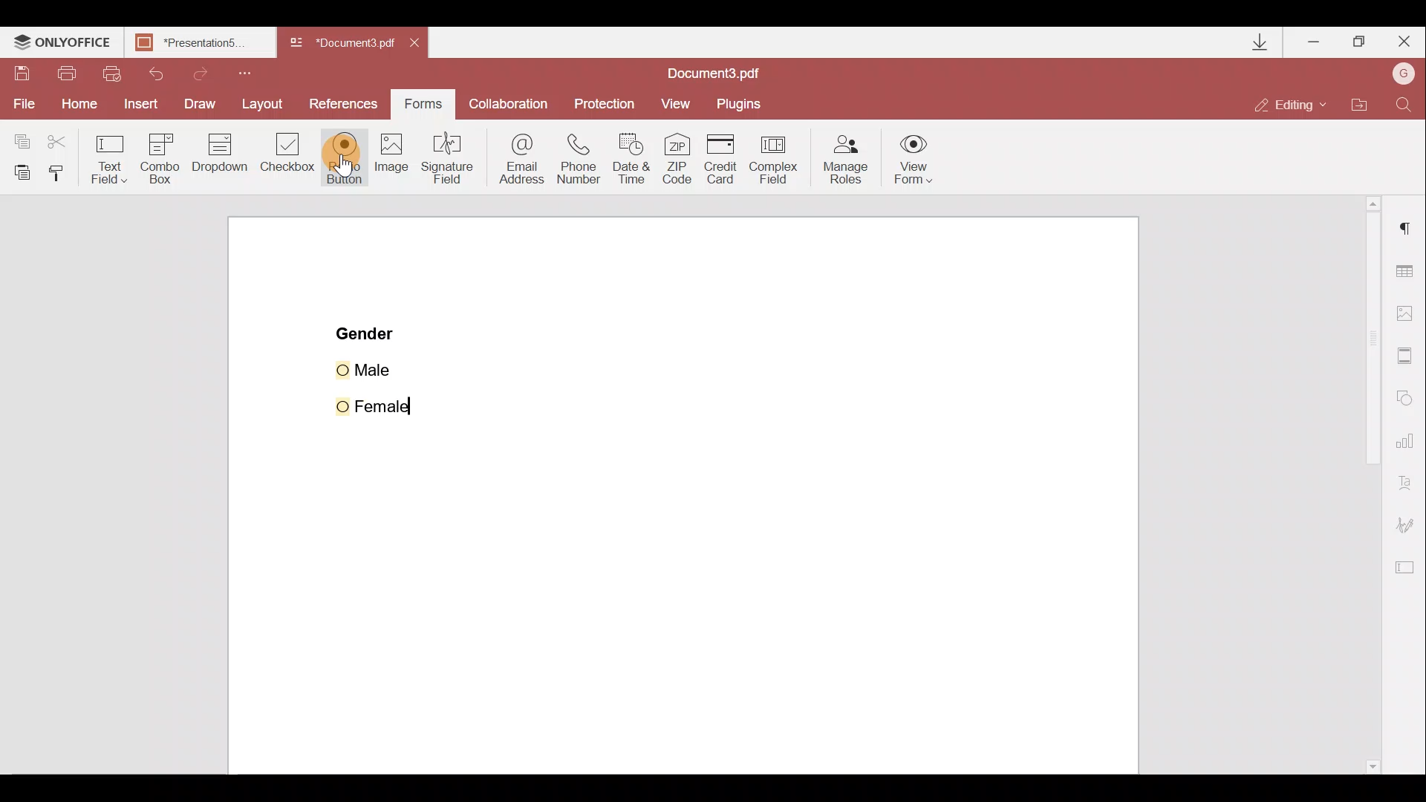  I want to click on Paste, so click(19, 170).